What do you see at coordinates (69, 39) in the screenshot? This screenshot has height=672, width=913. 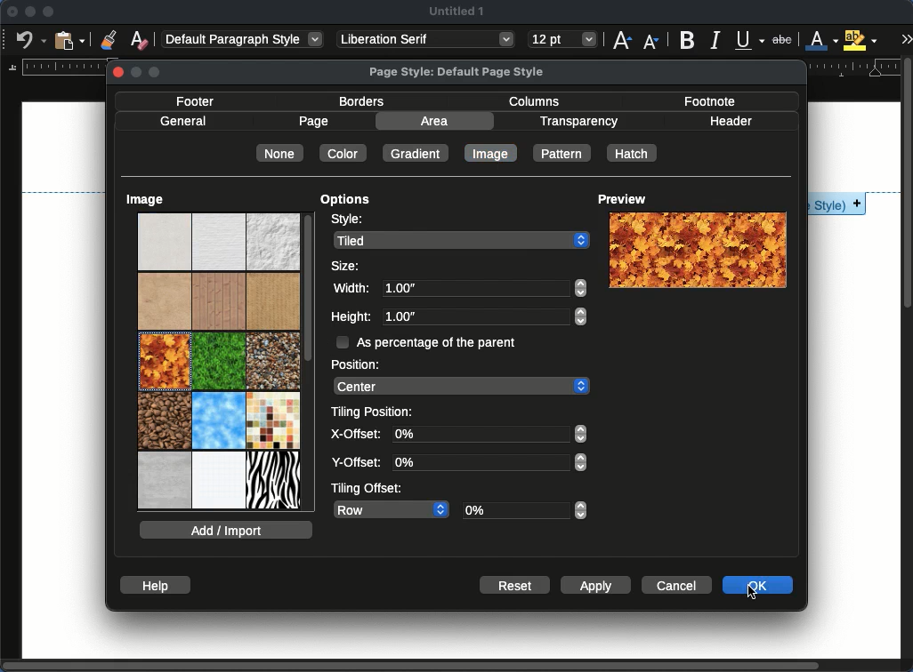 I see `paste` at bounding box center [69, 39].